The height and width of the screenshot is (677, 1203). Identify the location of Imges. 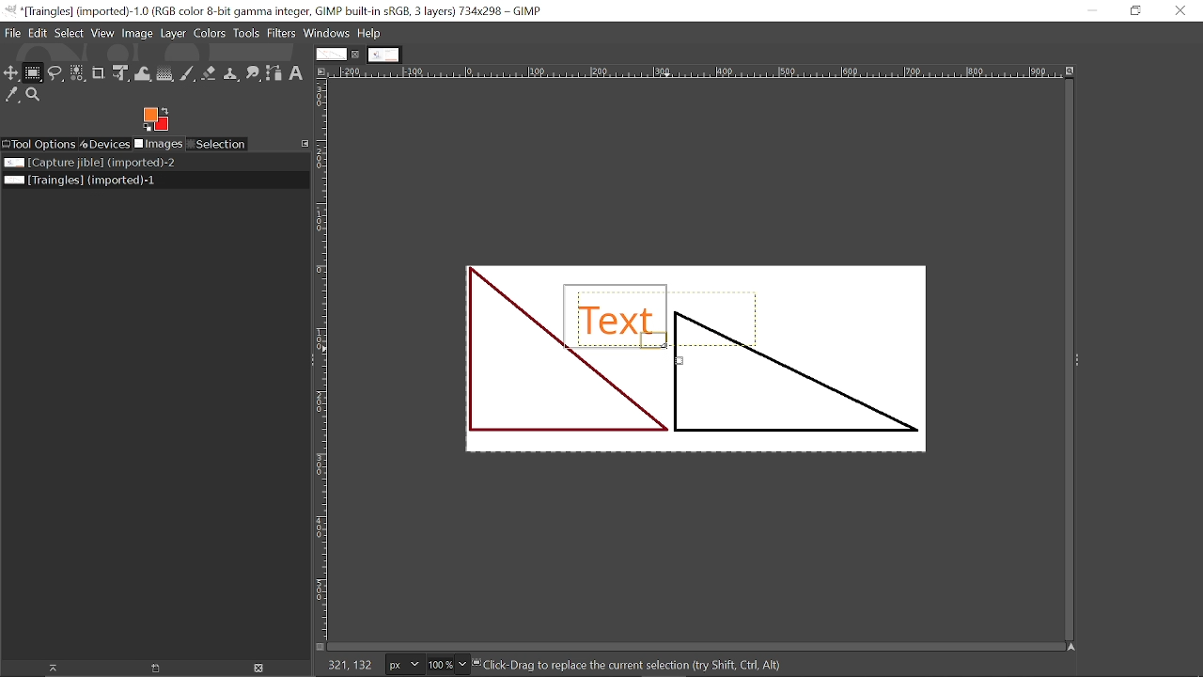
(158, 144).